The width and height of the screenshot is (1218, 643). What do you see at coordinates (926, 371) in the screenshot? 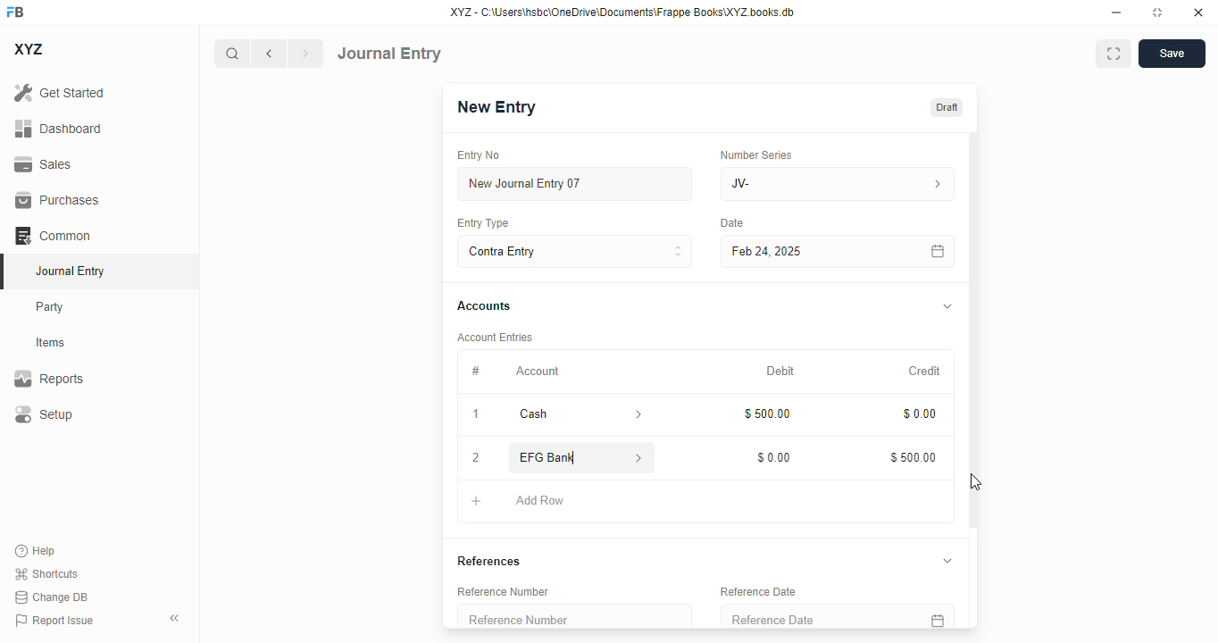
I see `credit` at bounding box center [926, 371].